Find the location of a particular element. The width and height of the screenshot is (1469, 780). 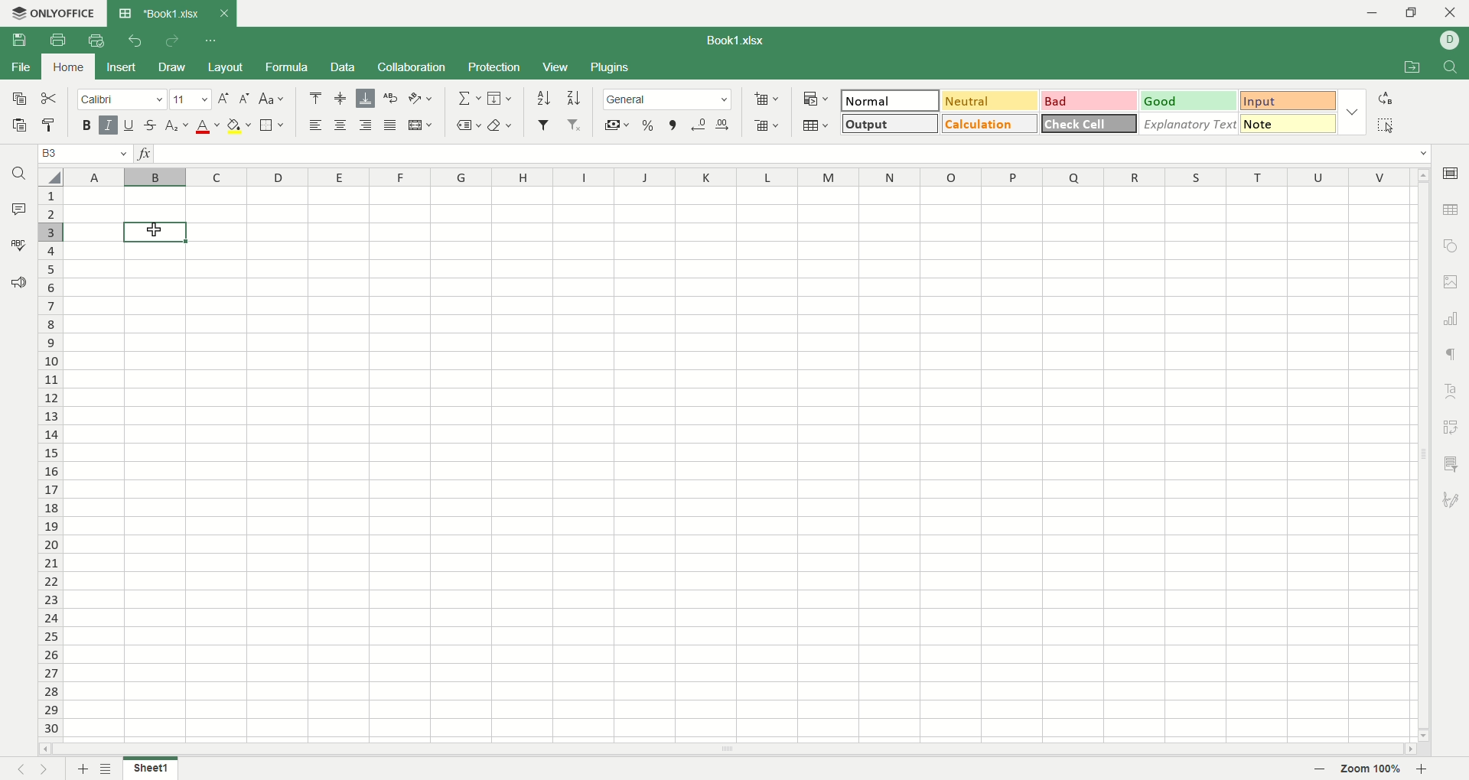

home is located at coordinates (66, 66).